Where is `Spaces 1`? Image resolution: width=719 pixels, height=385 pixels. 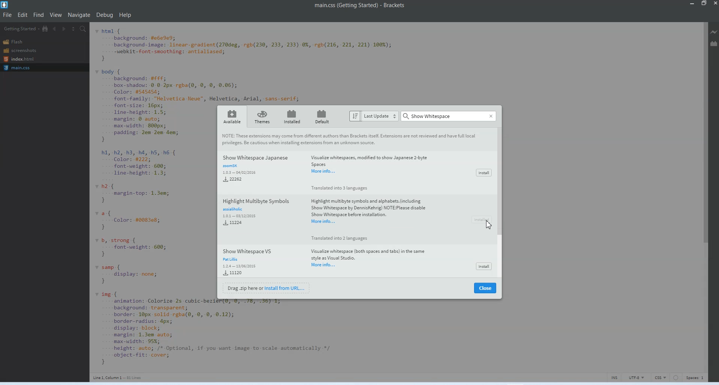 Spaces 1 is located at coordinates (696, 378).